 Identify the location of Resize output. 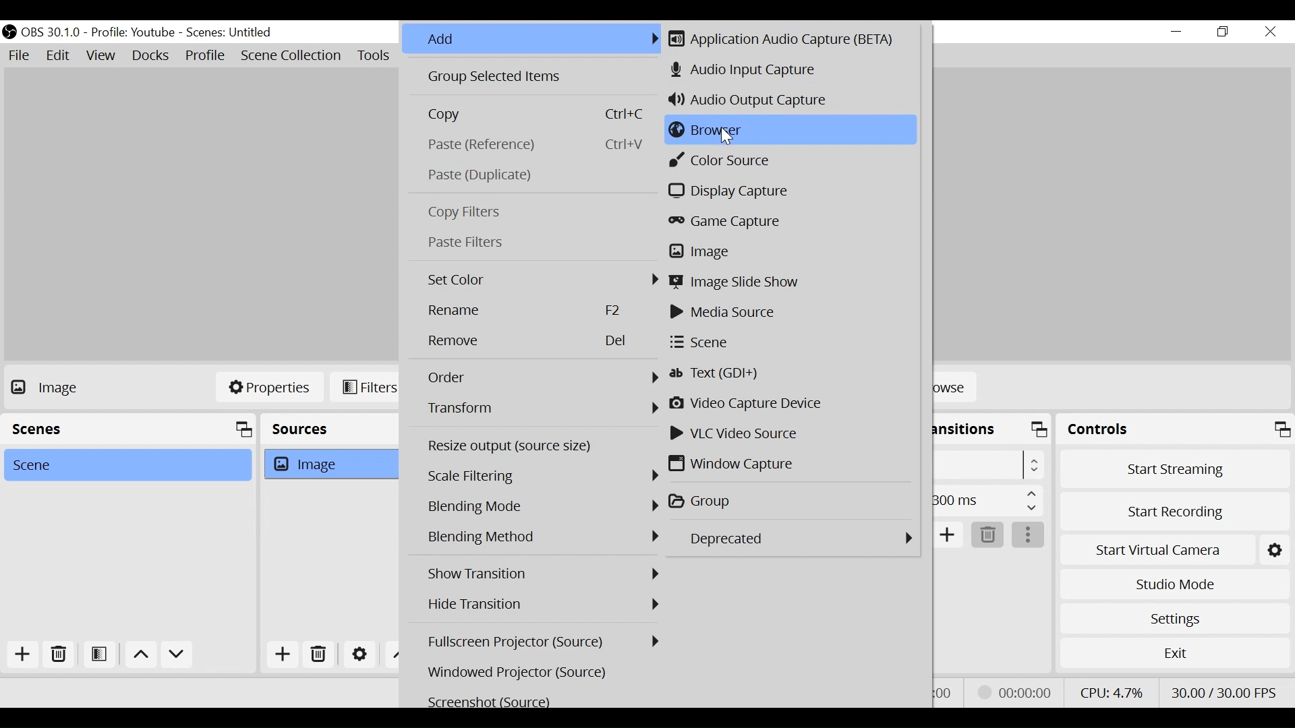
(544, 447).